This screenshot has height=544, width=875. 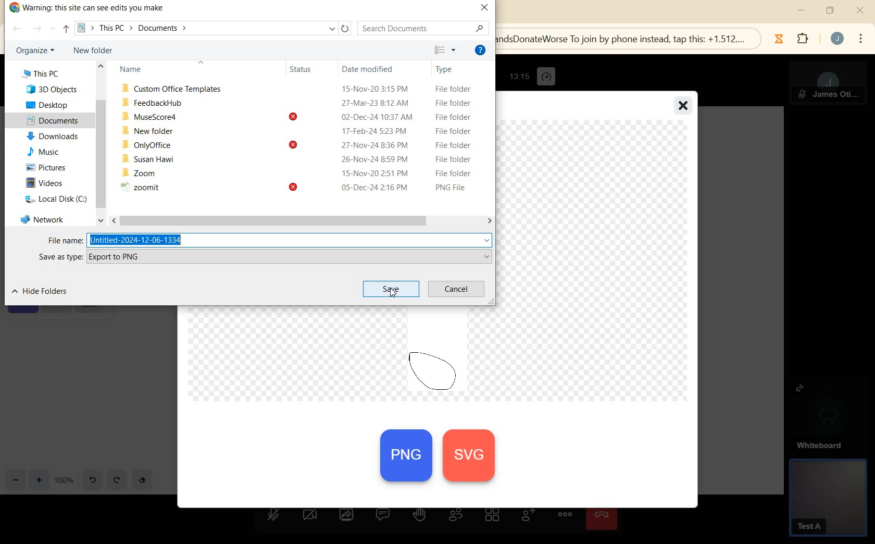 What do you see at coordinates (298, 187) in the screenshot?
I see `` at bounding box center [298, 187].